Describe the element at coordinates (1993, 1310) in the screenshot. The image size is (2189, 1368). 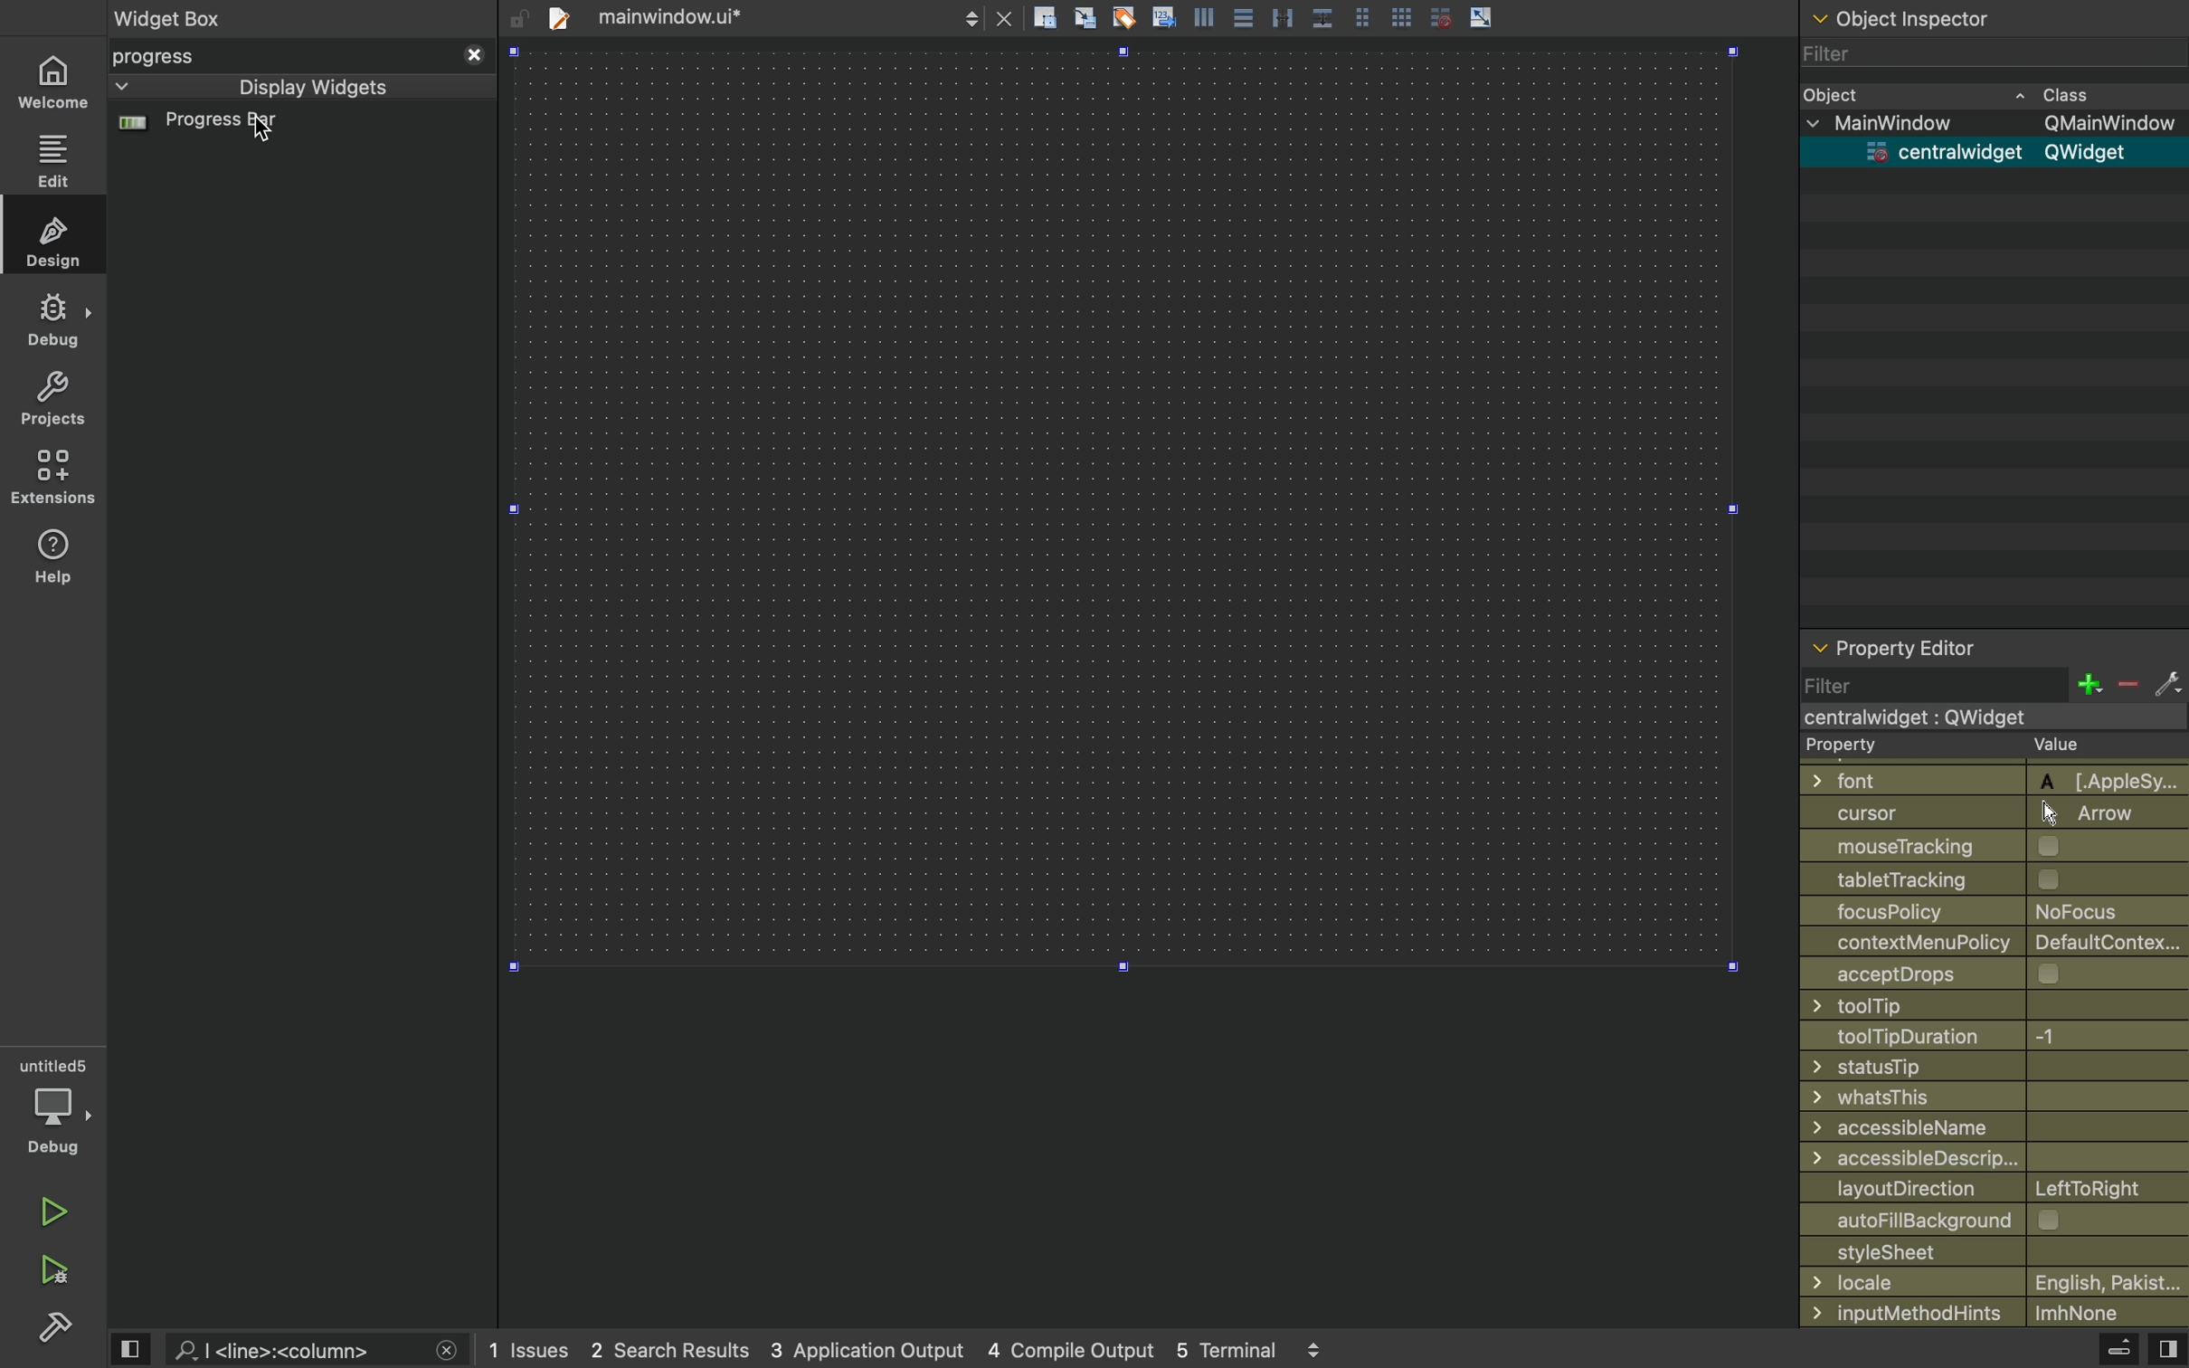
I see `inputmethodhints` at that location.